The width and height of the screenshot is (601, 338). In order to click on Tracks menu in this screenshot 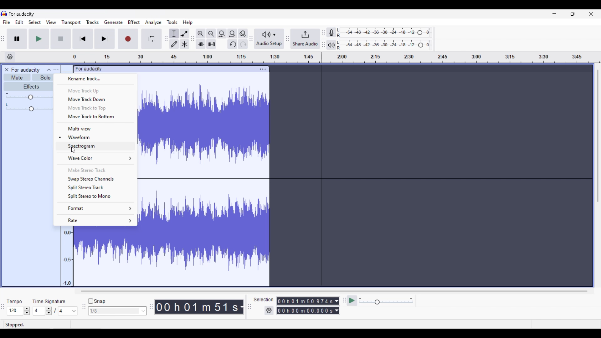, I will do `click(93, 22)`.